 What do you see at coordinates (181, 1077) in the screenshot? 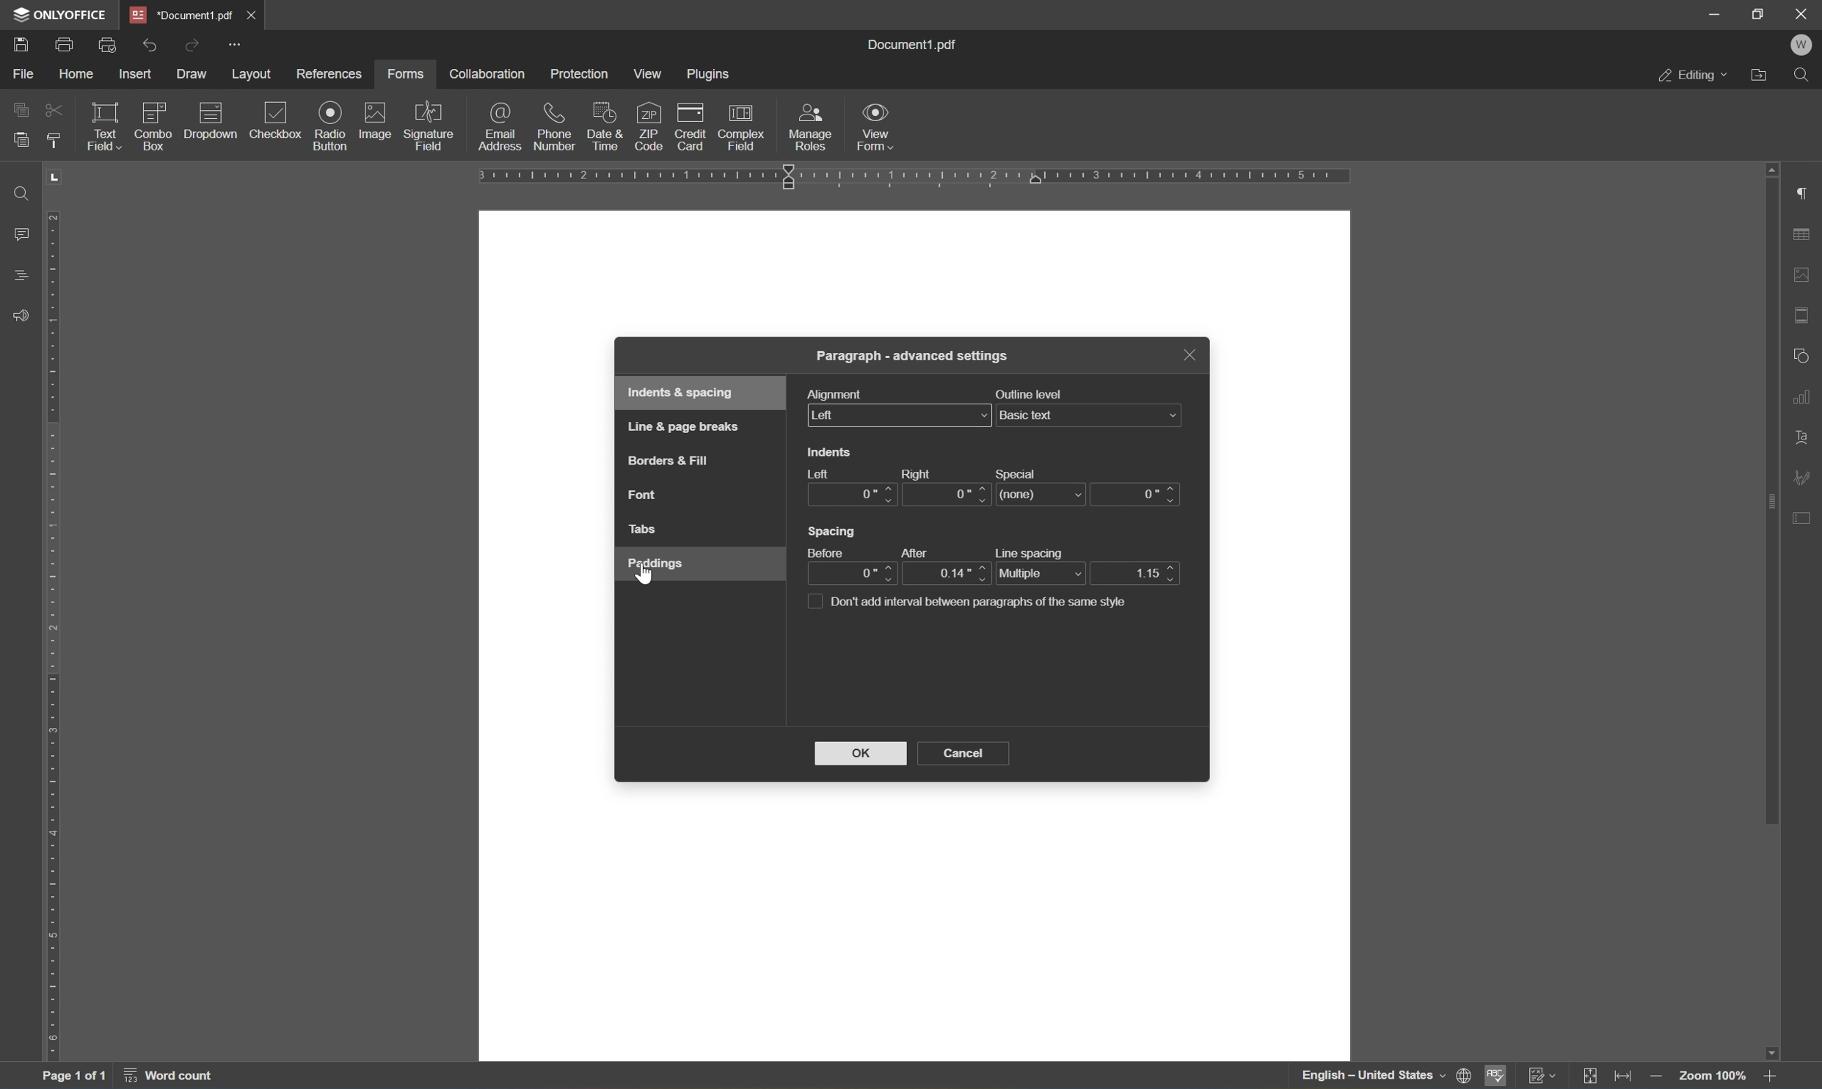
I see `word count` at bounding box center [181, 1077].